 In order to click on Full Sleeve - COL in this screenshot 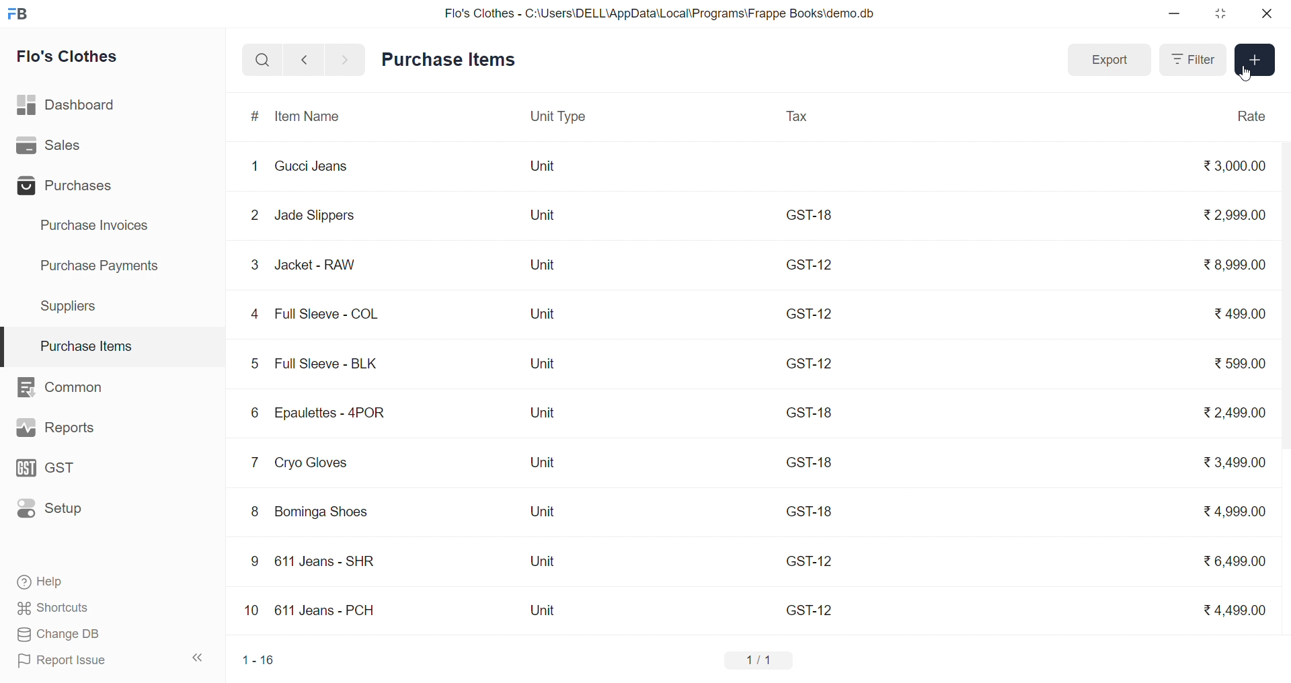, I will do `click(335, 311)`.